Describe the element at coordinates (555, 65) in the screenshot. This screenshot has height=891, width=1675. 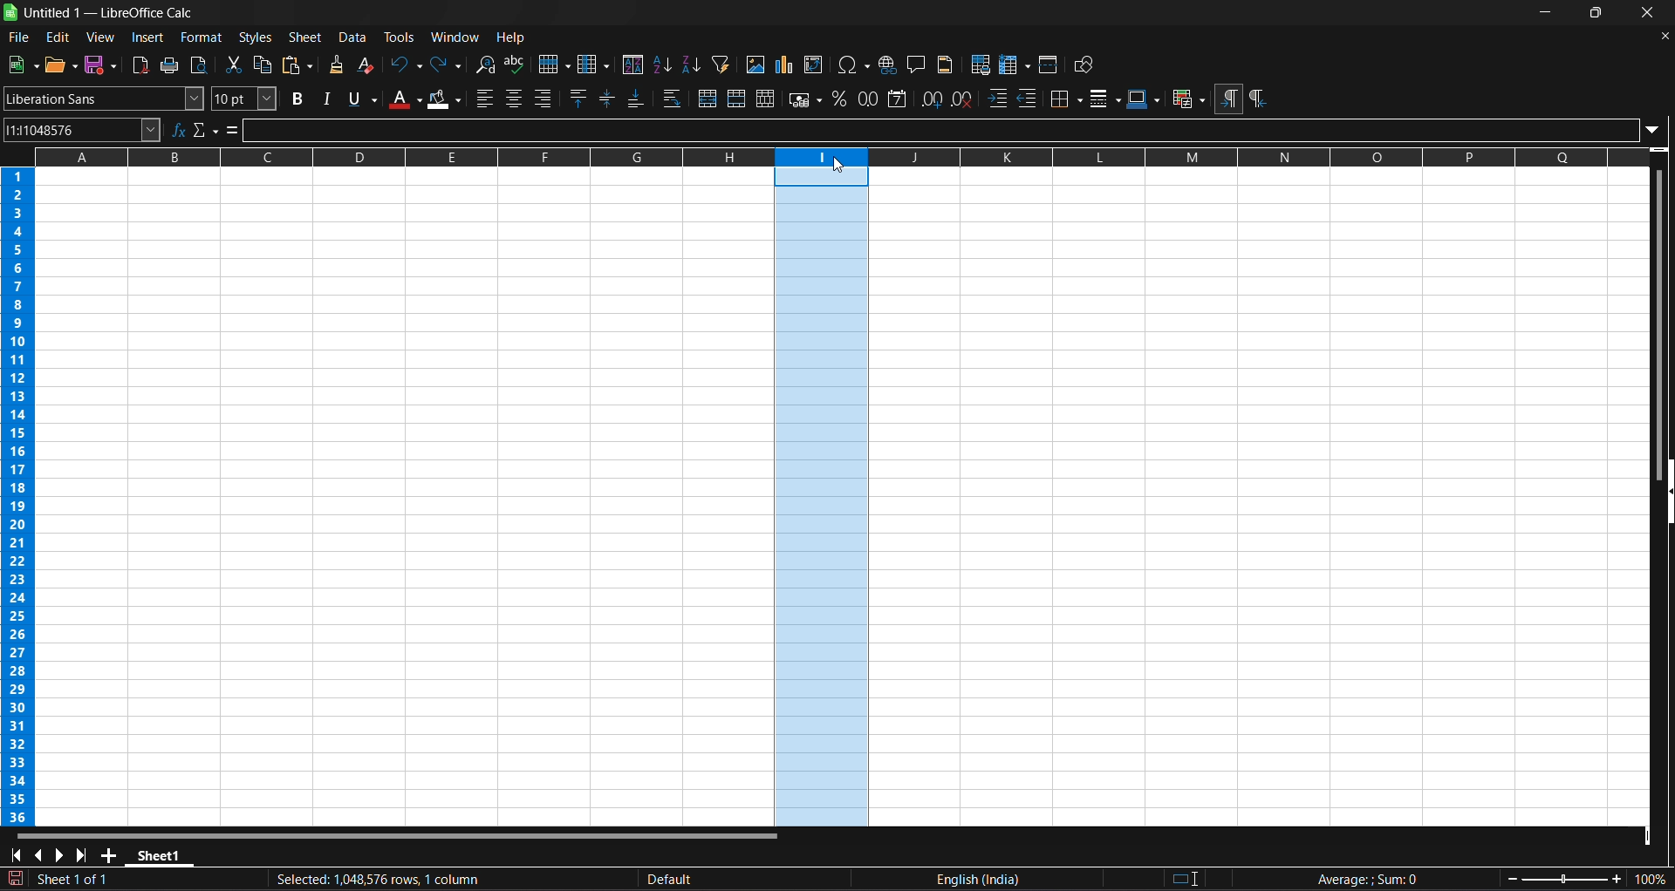
I see `row` at that location.